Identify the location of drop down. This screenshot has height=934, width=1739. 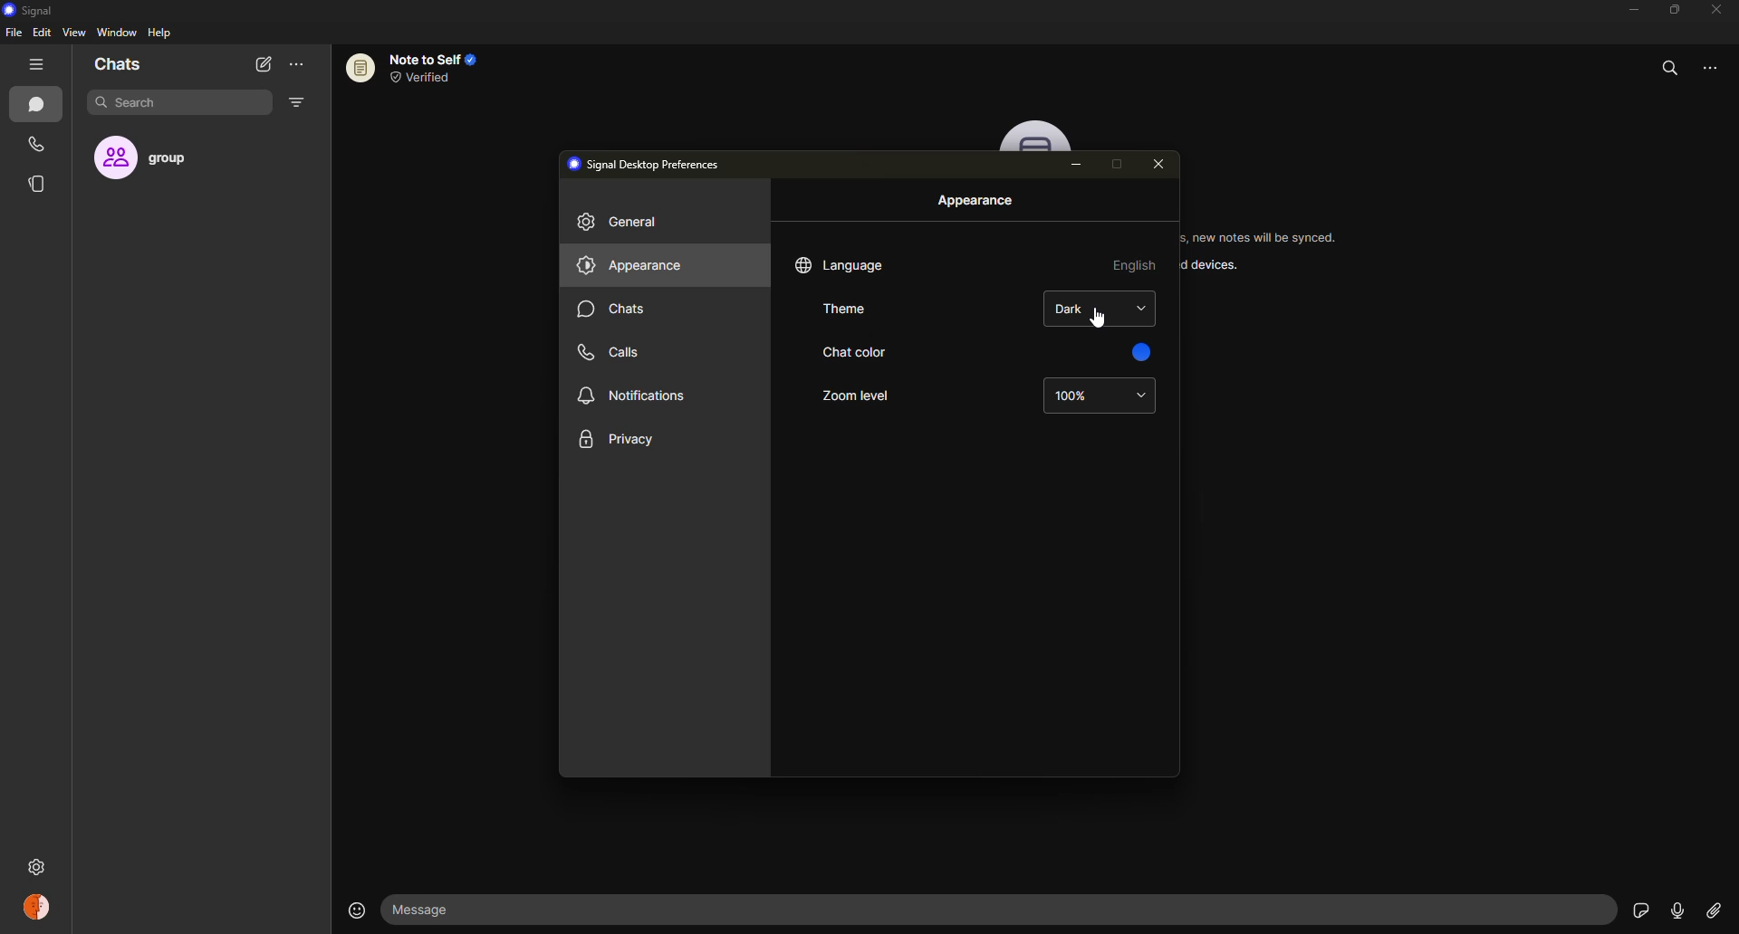
(1141, 396).